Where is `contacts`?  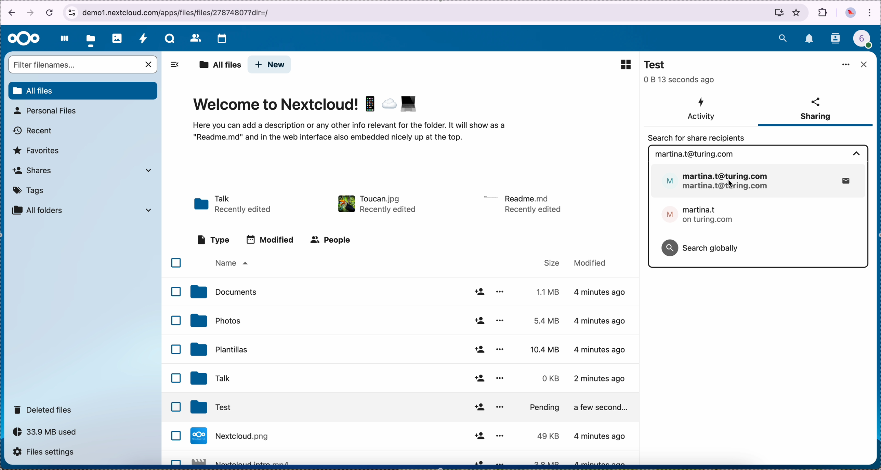 contacts is located at coordinates (836, 39).